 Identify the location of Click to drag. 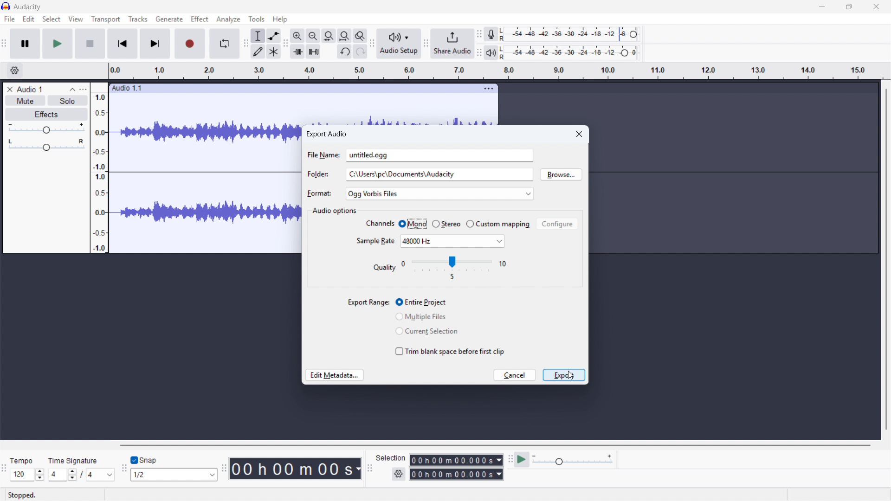
(288, 89).